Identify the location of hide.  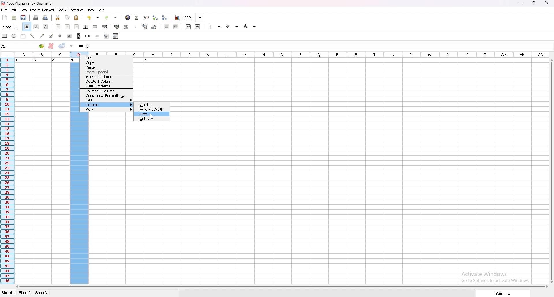
(151, 114).